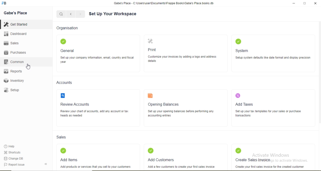 The height and width of the screenshot is (171, 321). What do you see at coordinates (164, 3) in the screenshot?
I see `‘Gabe's Place - C:\Users\useriDocuments\Frappe Books\Gabe's Place books db` at bounding box center [164, 3].